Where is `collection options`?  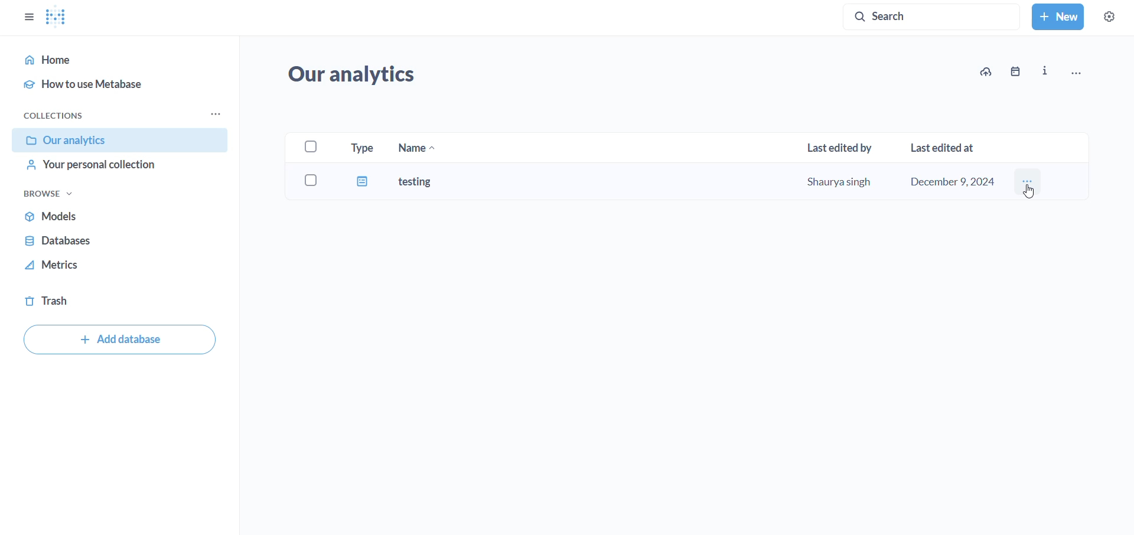
collection options is located at coordinates (214, 114).